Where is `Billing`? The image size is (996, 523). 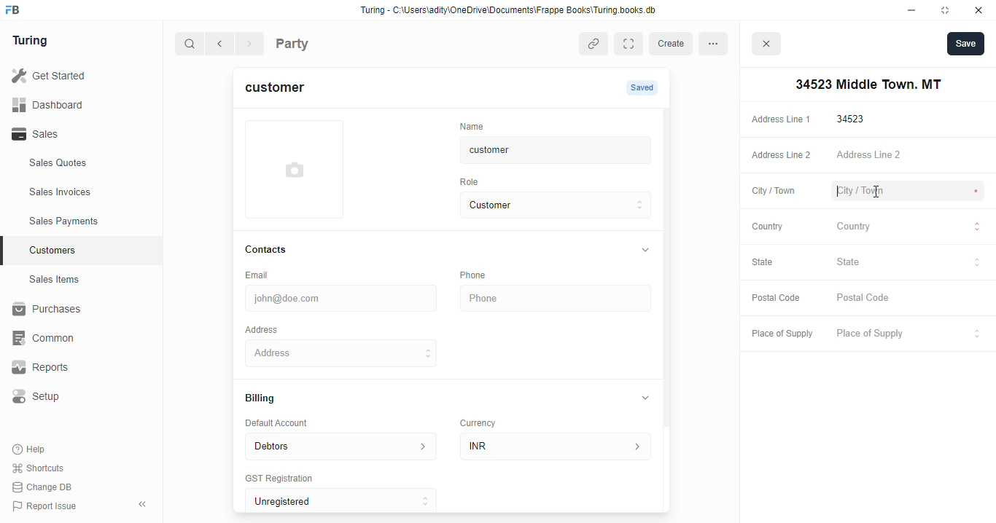
Billing is located at coordinates (267, 399).